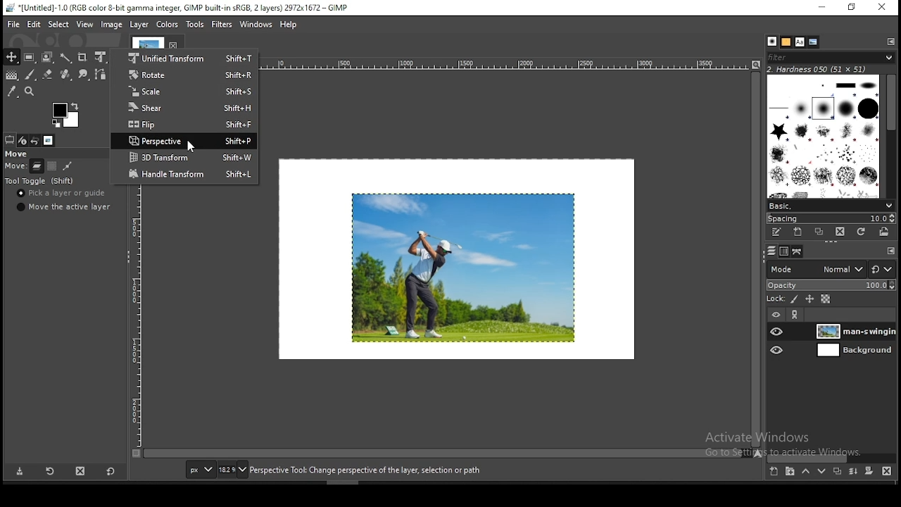 The image size is (901, 507). Describe the element at coordinates (796, 316) in the screenshot. I see `link` at that location.